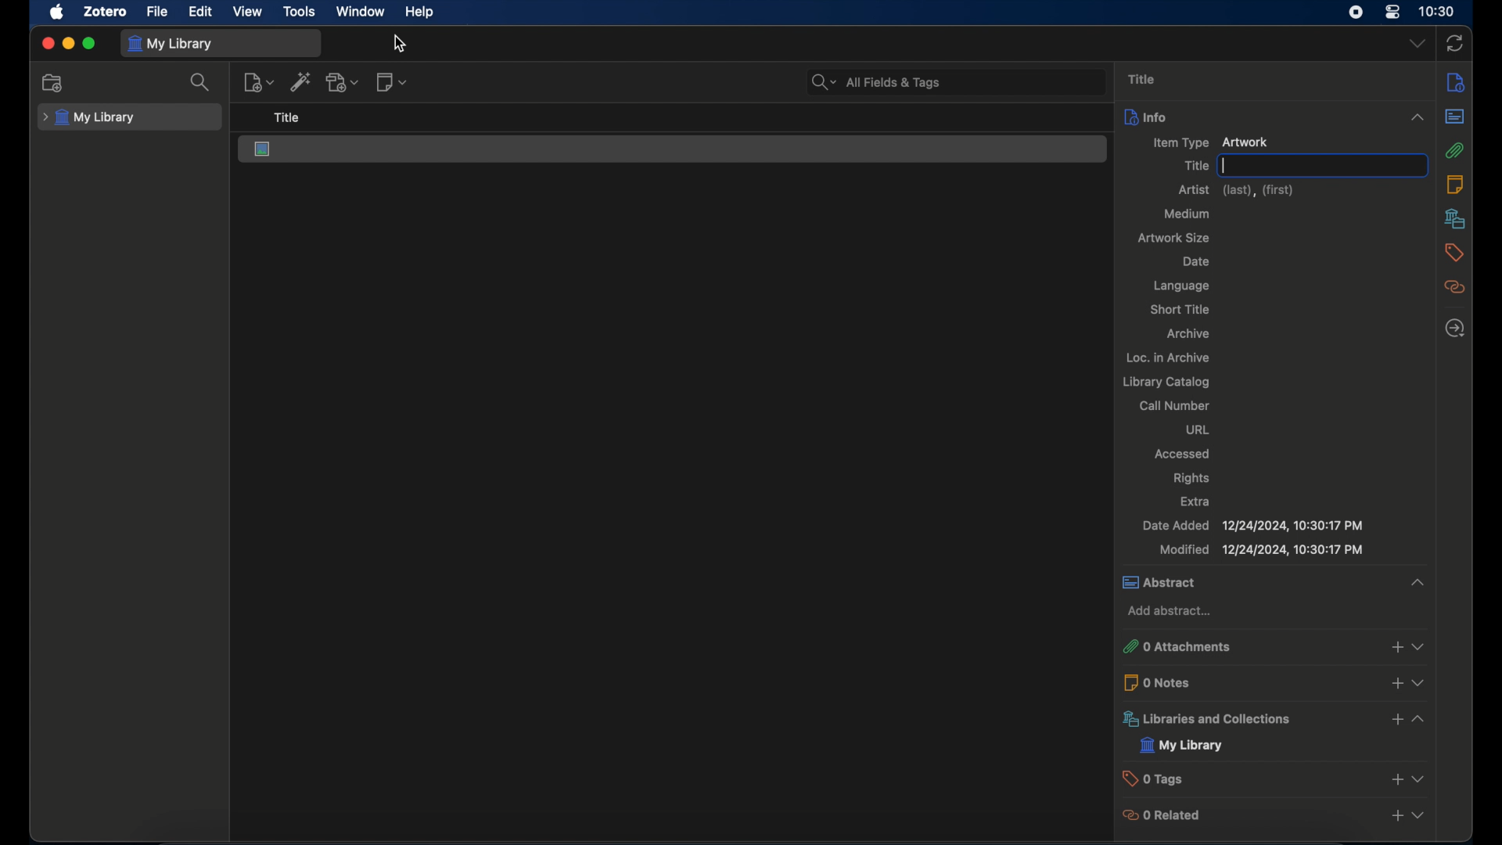 Image resolution: width=1502 pixels, height=845 pixels. Describe the element at coordinates (1177, 239) in the screenshot. I see `artwork size` at that location.